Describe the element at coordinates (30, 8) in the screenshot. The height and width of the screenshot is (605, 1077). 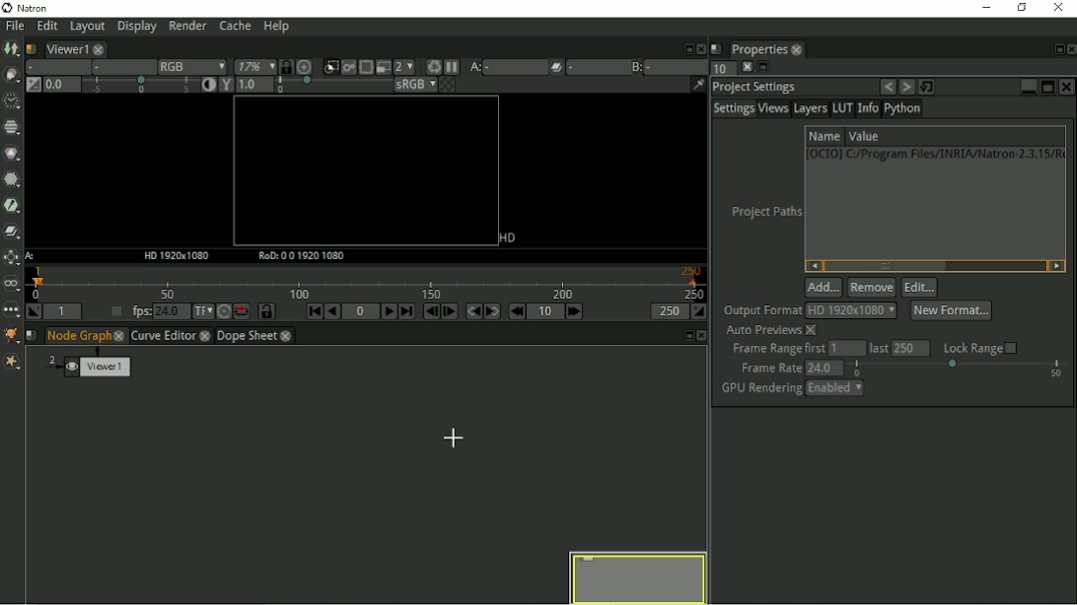
I see `Natron` at that location.